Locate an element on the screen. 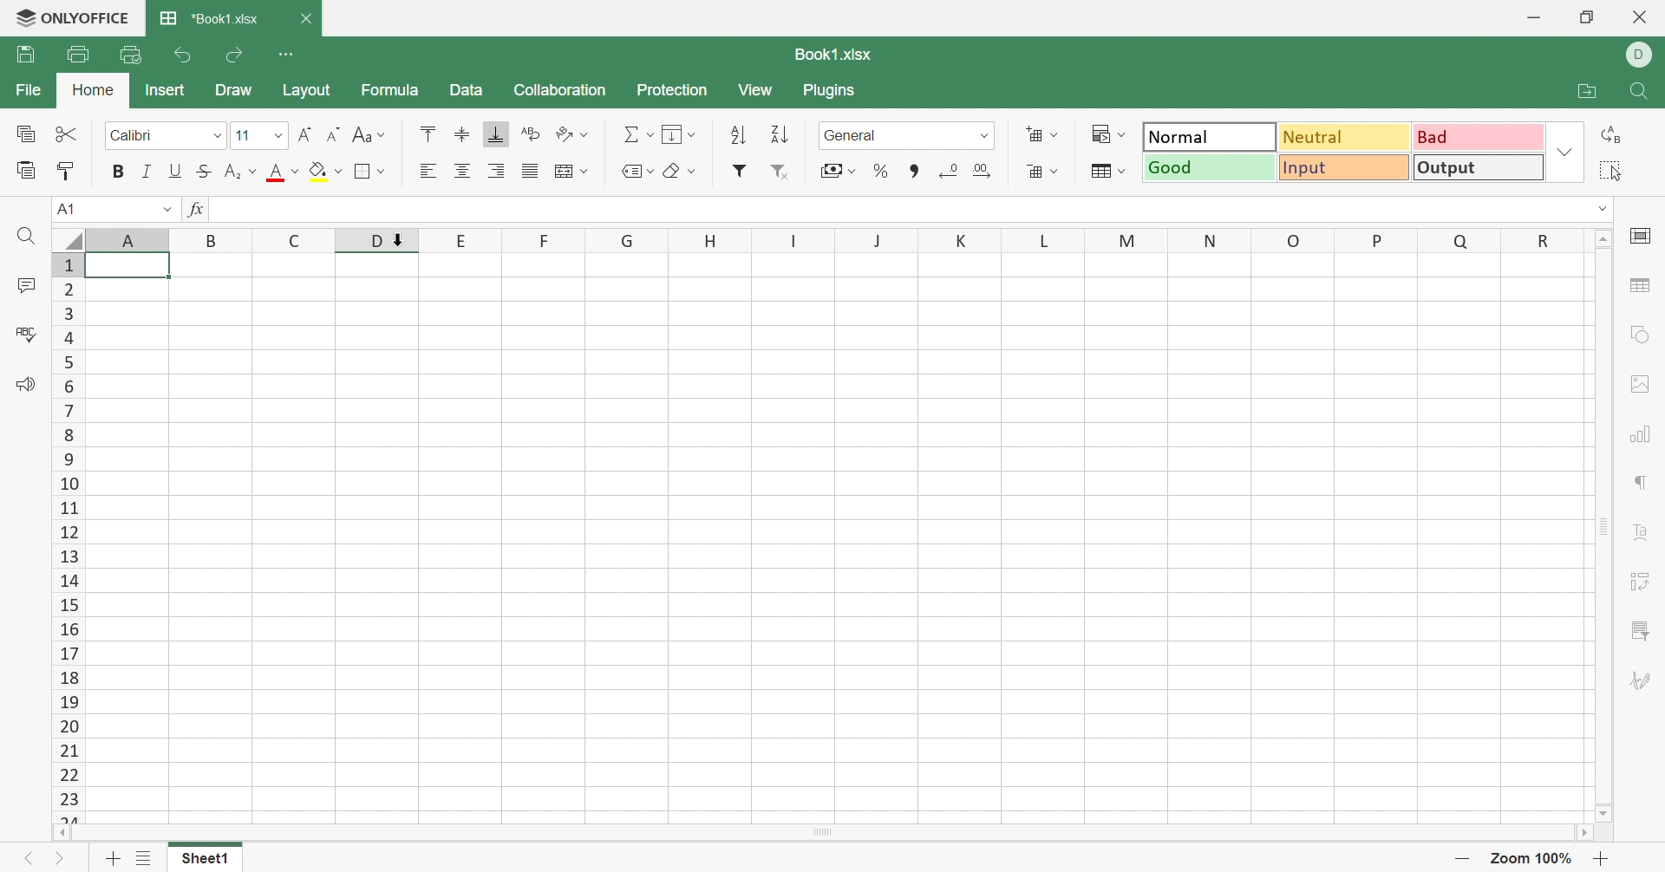 The height and width of the screenshot is (872, 1665). Format as table template is located at coordinates (1101, 173).